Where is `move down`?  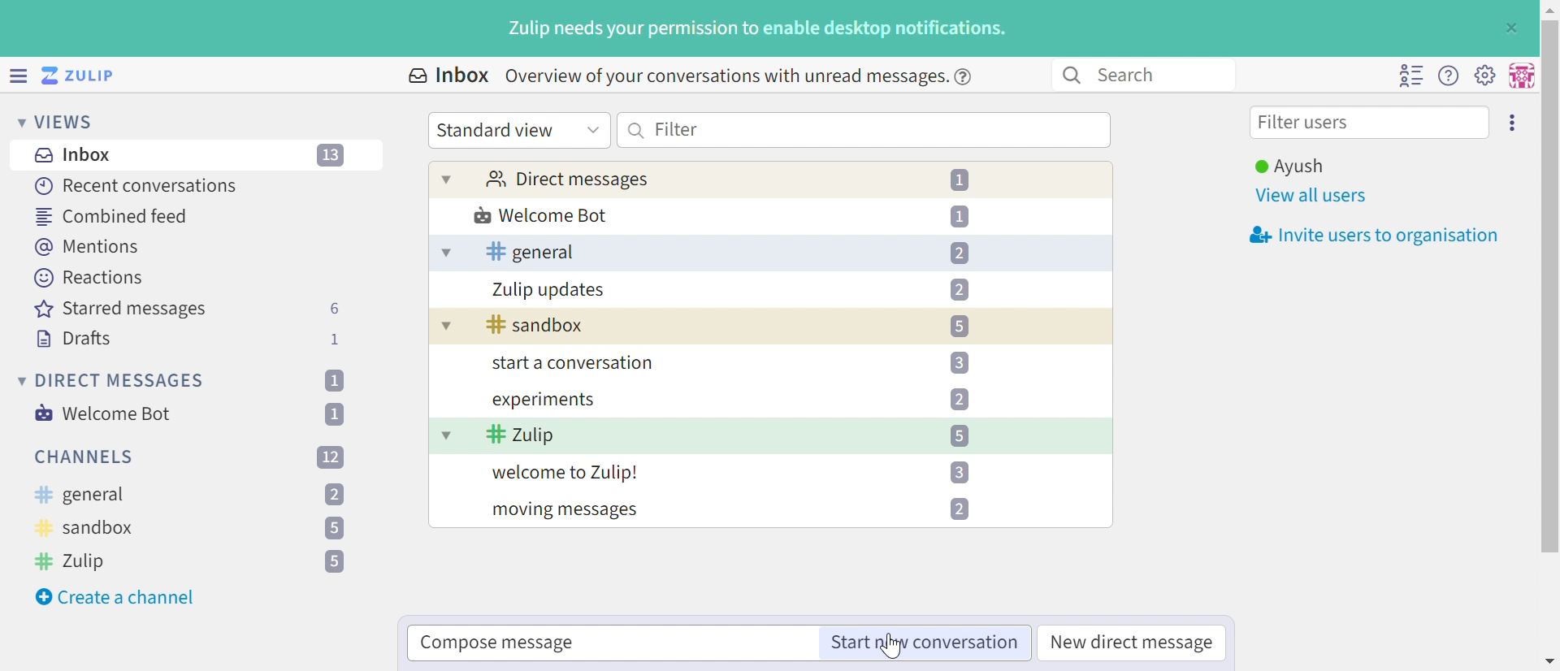
move down is located at coordinates (1550, 660).